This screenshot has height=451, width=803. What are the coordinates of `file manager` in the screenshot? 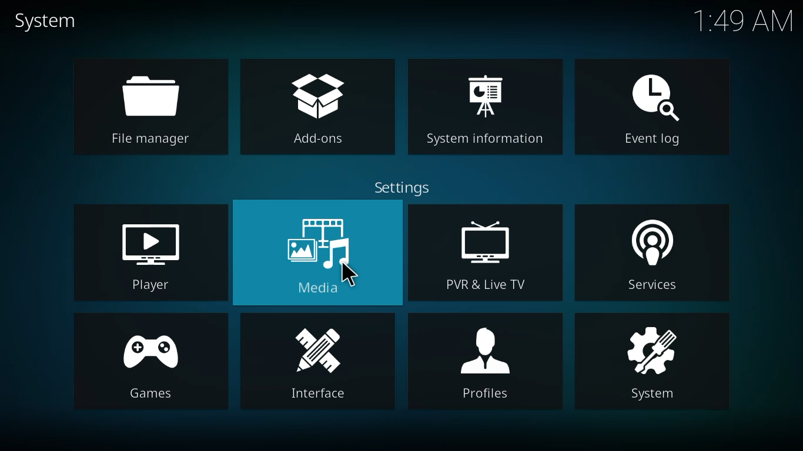 It's located at (153, 105).